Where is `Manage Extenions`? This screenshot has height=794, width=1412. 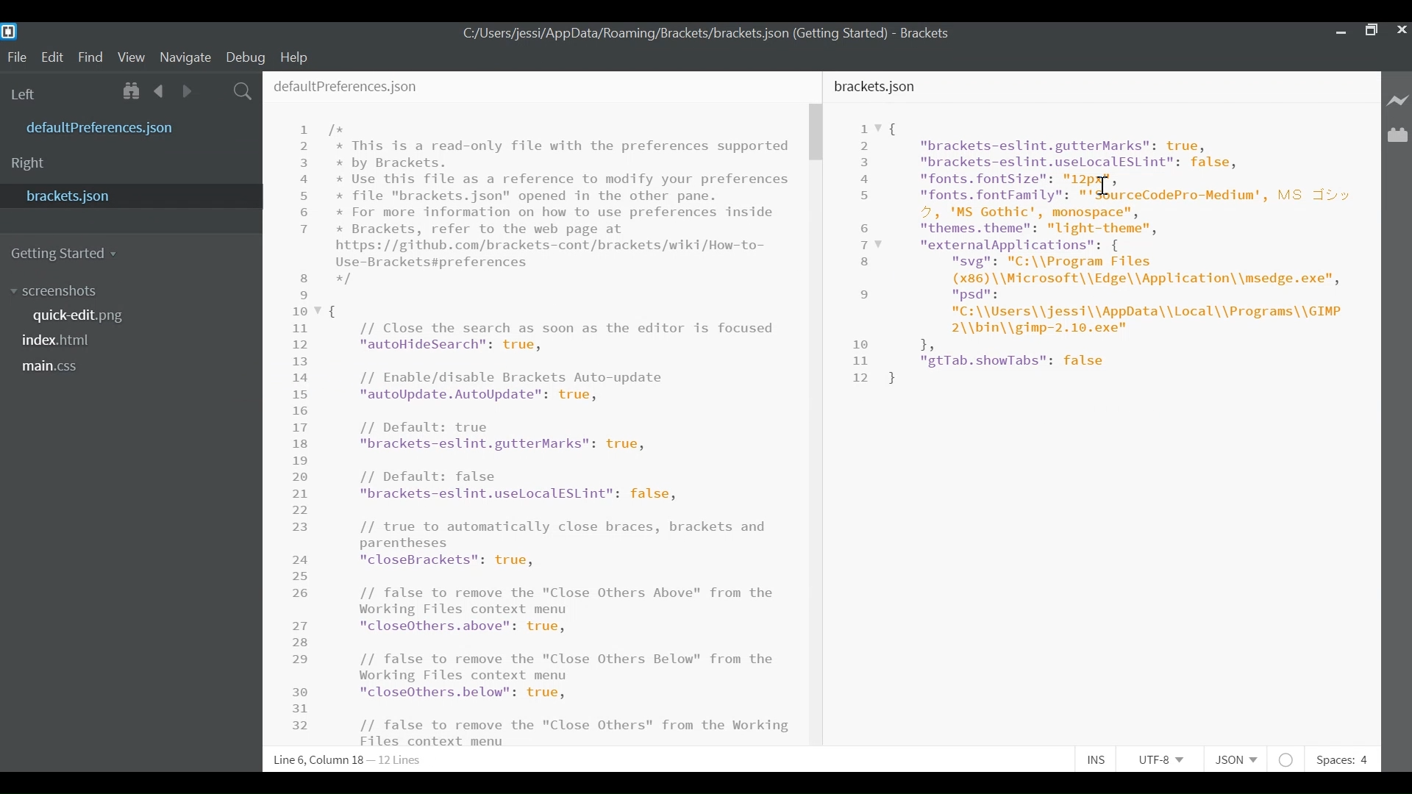 Manage Extenions is located at coordinates (1398, 135).